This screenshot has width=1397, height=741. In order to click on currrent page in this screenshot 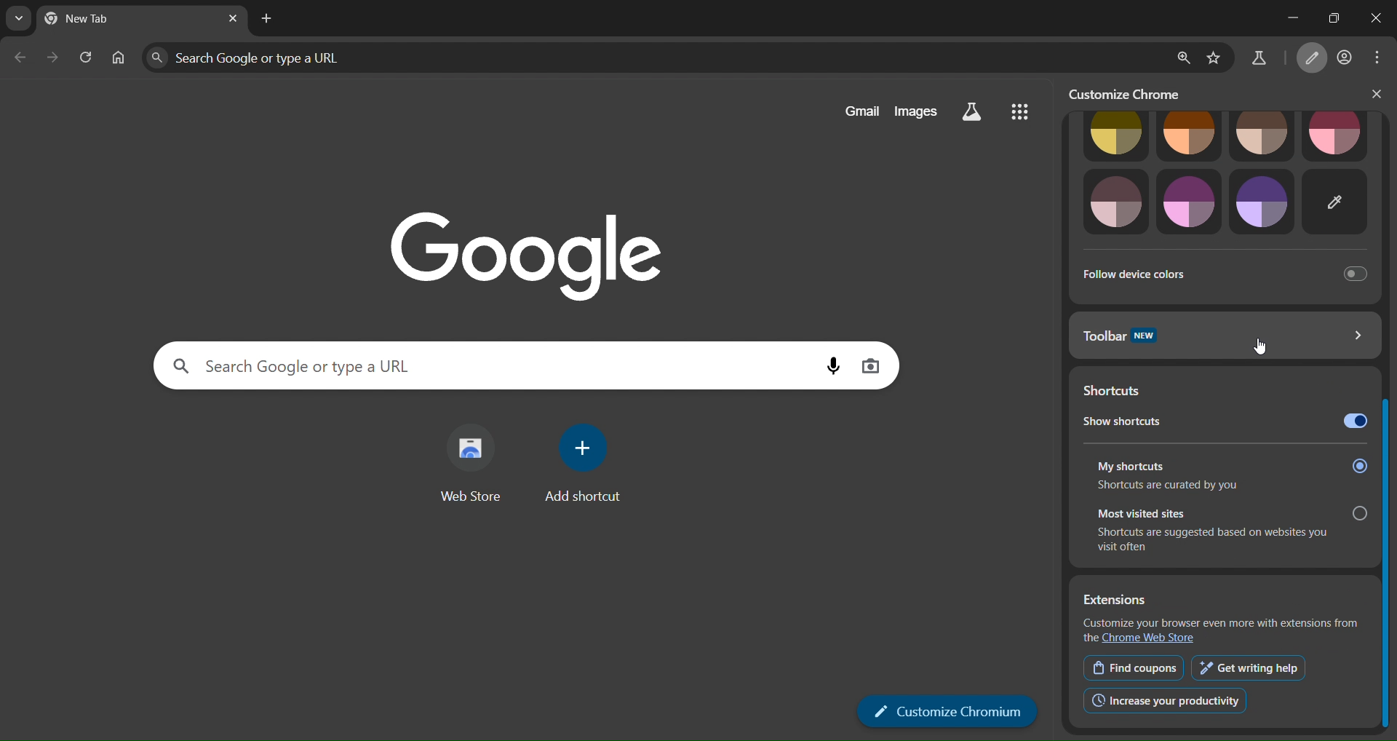, I will do `click(102, 19)`.